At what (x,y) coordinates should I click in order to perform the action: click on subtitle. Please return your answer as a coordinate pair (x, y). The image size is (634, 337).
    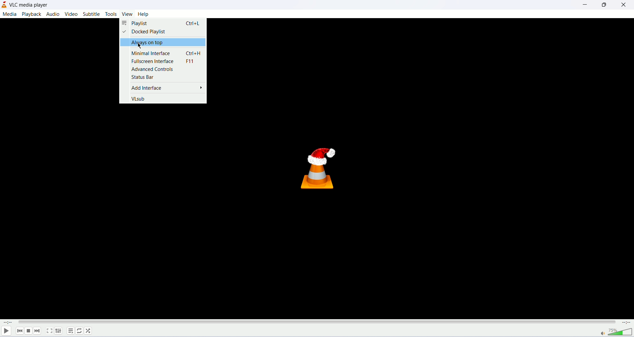
    Looking at the image, I should click on (91, 14).